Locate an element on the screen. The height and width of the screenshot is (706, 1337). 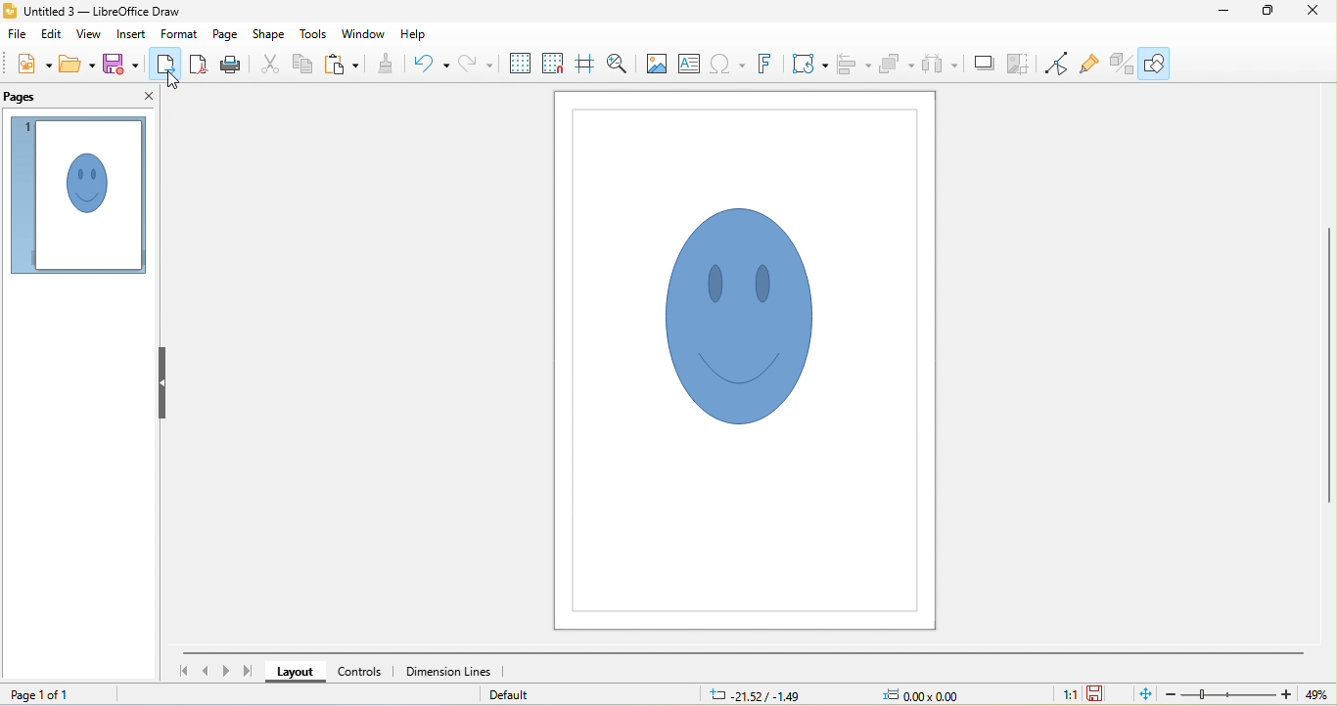
hide is located at coordinates (161, 379).